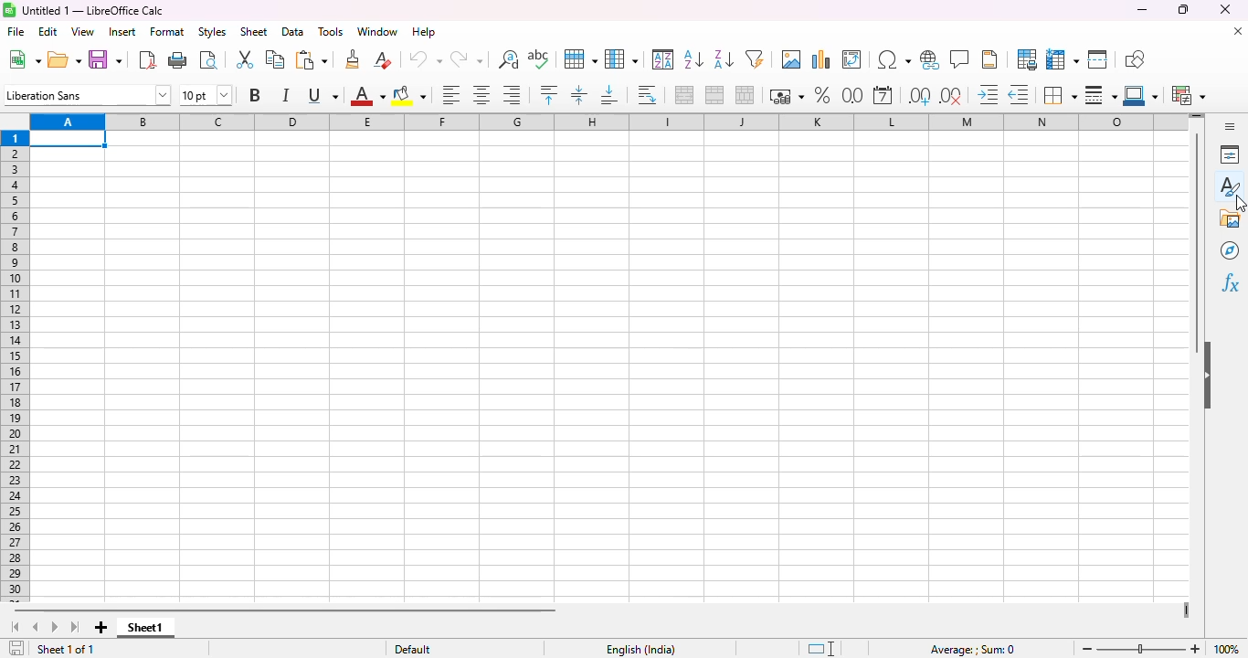 This screenshot has height=658, width=1248. I want to click on underline, so click(323, 96).